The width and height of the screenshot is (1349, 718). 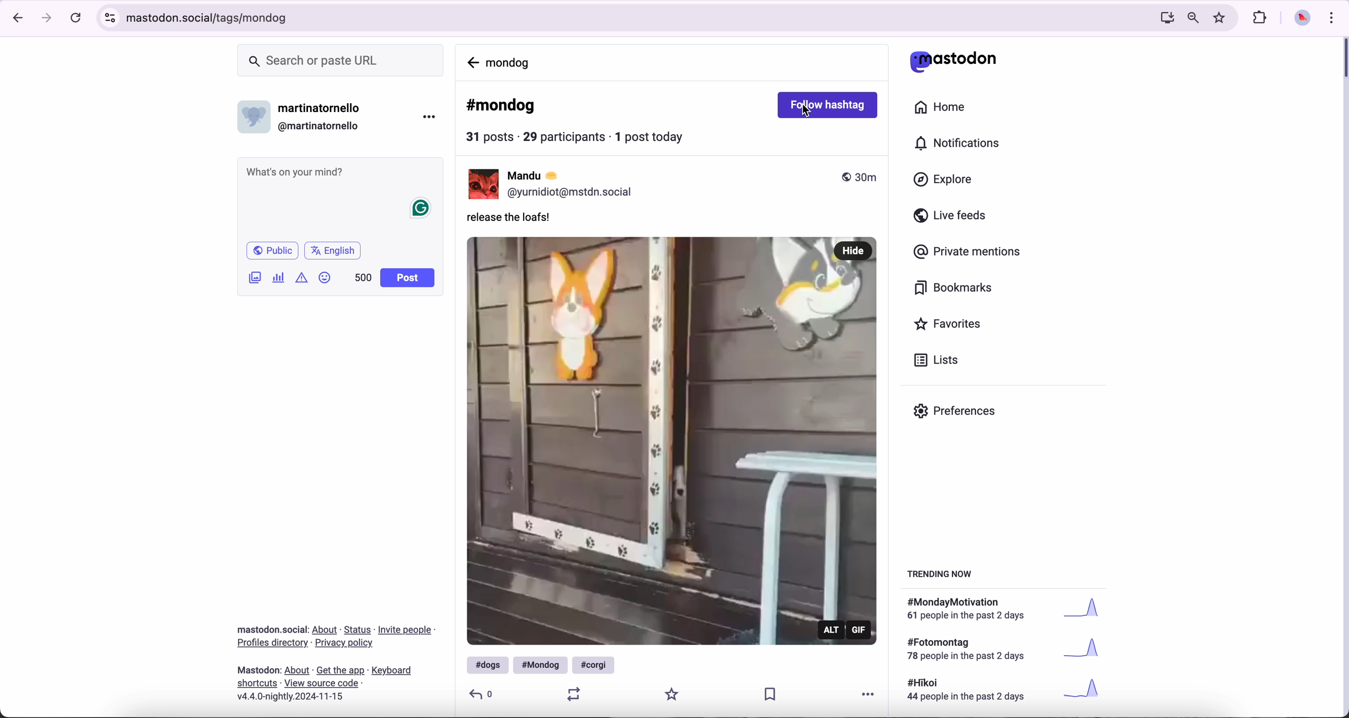 I want to click on grammarly icon, so click(x=422, y=209).